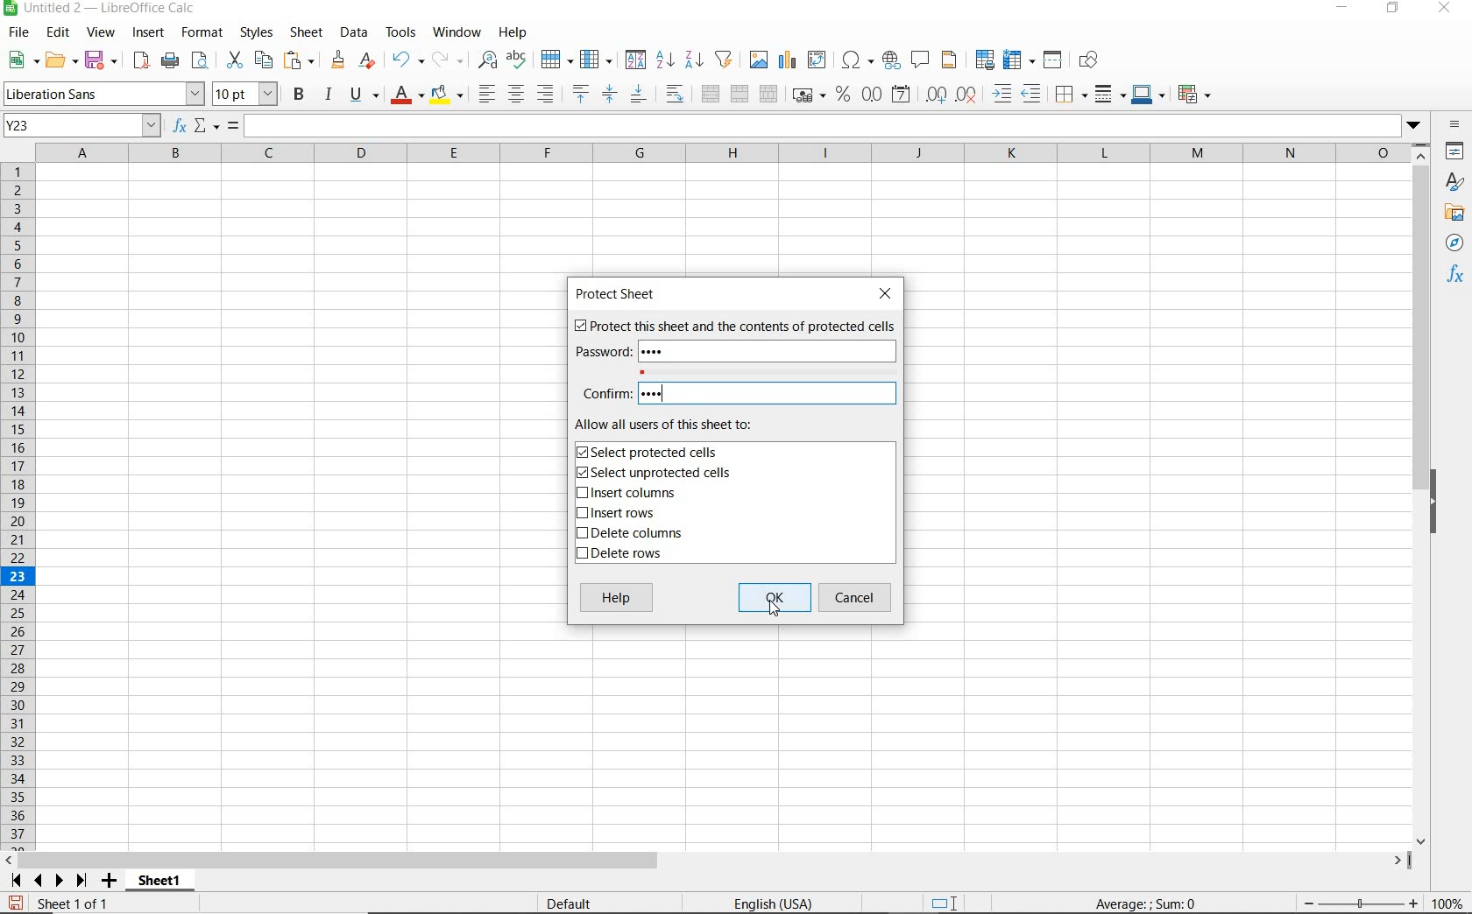  What do you see at coordinates (59, 60) in the screenshot?
I see `OPEN` at bounding box center [59, 60].